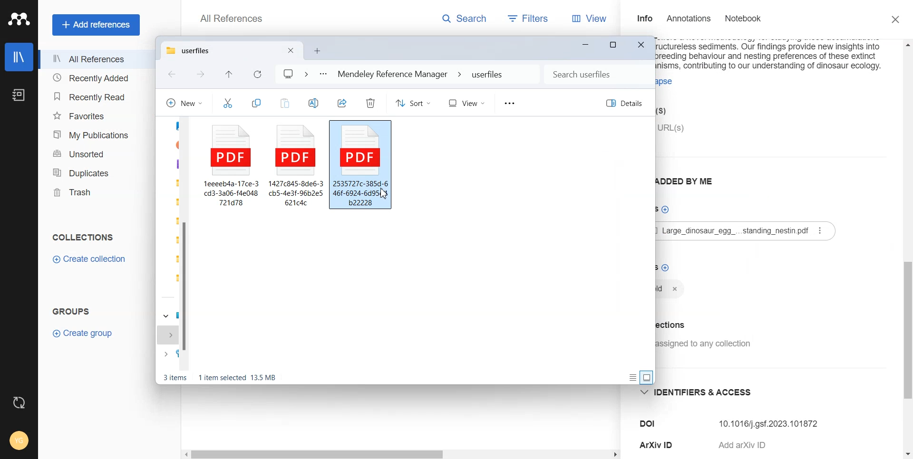  Describe the element at coordinates (906, 44) in the screenshot. I see `Scroll up` at that location.